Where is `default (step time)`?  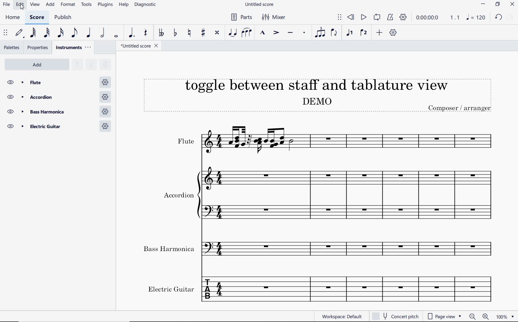 default (step time) is located at coordinates (19, 33).